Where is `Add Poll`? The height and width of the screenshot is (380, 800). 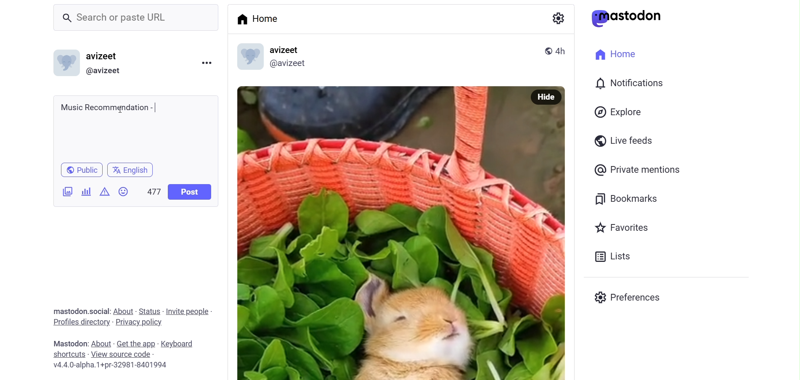 Add Poll is located at coordinates (86, 191).